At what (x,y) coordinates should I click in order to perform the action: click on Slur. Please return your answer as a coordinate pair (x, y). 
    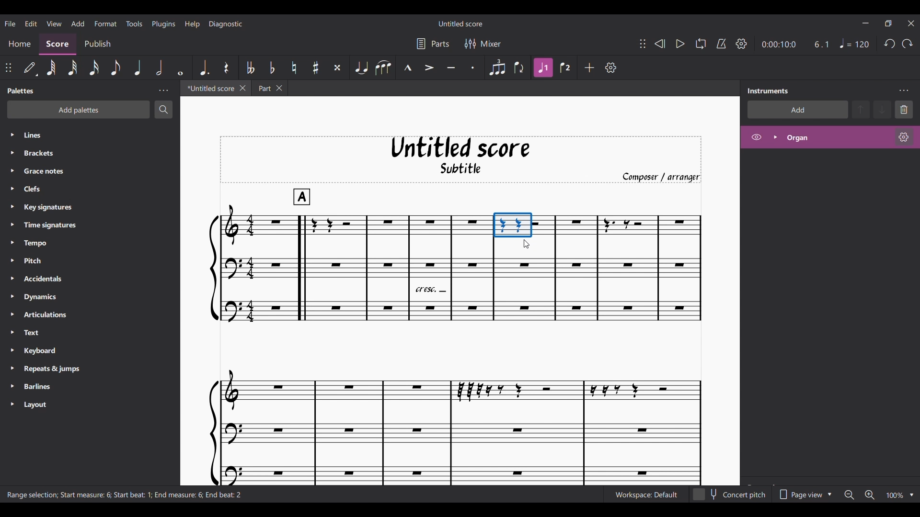
    Looking at the image, I should click on (382, 67).